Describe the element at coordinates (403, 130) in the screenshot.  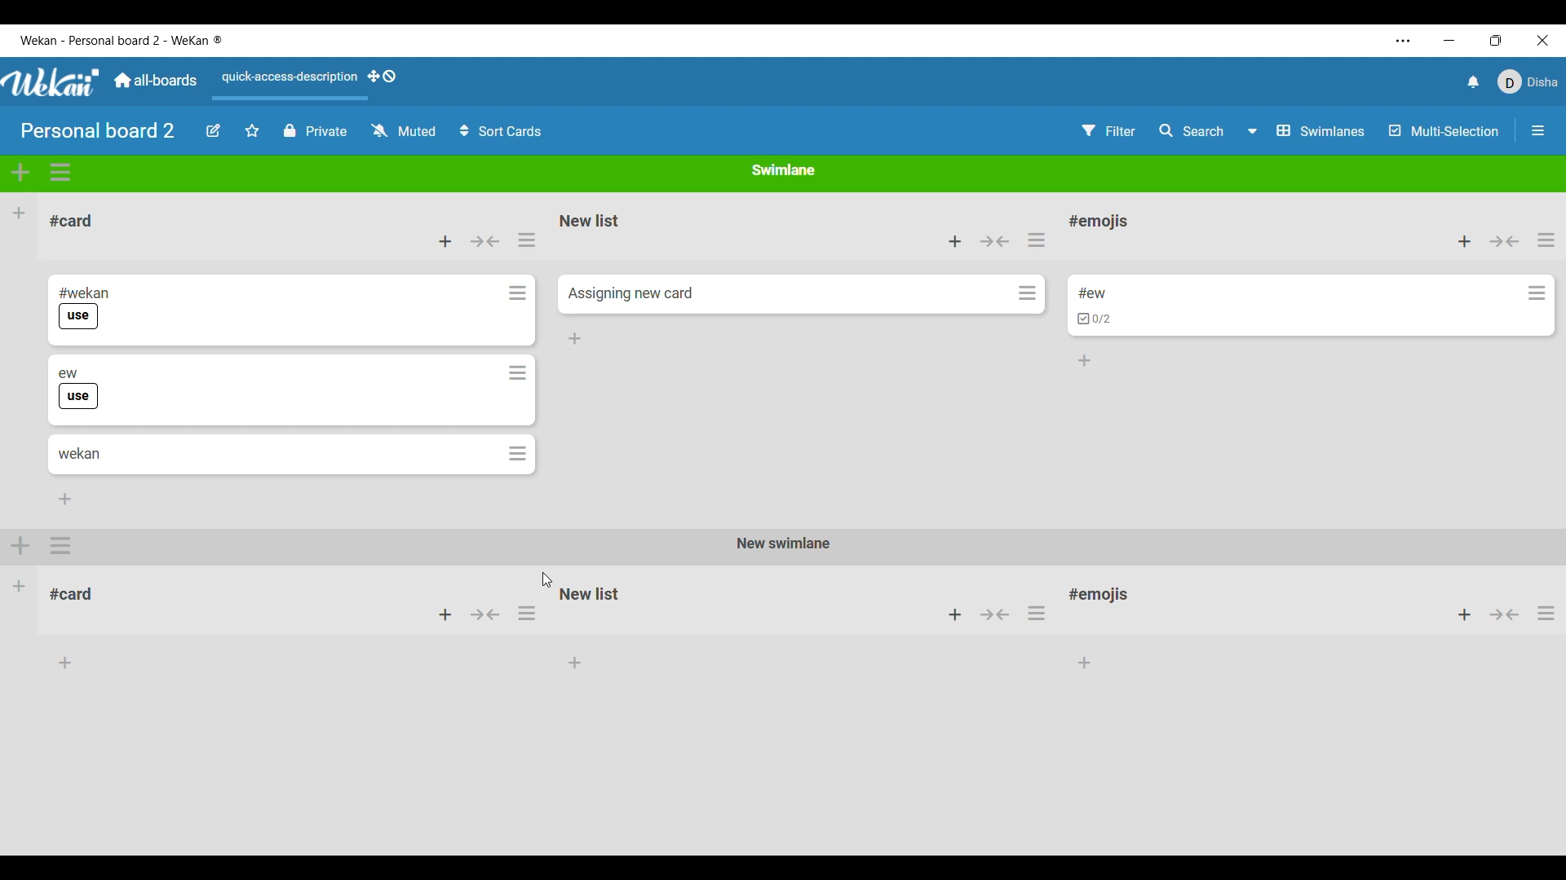
I see `Change watch options` at that location.